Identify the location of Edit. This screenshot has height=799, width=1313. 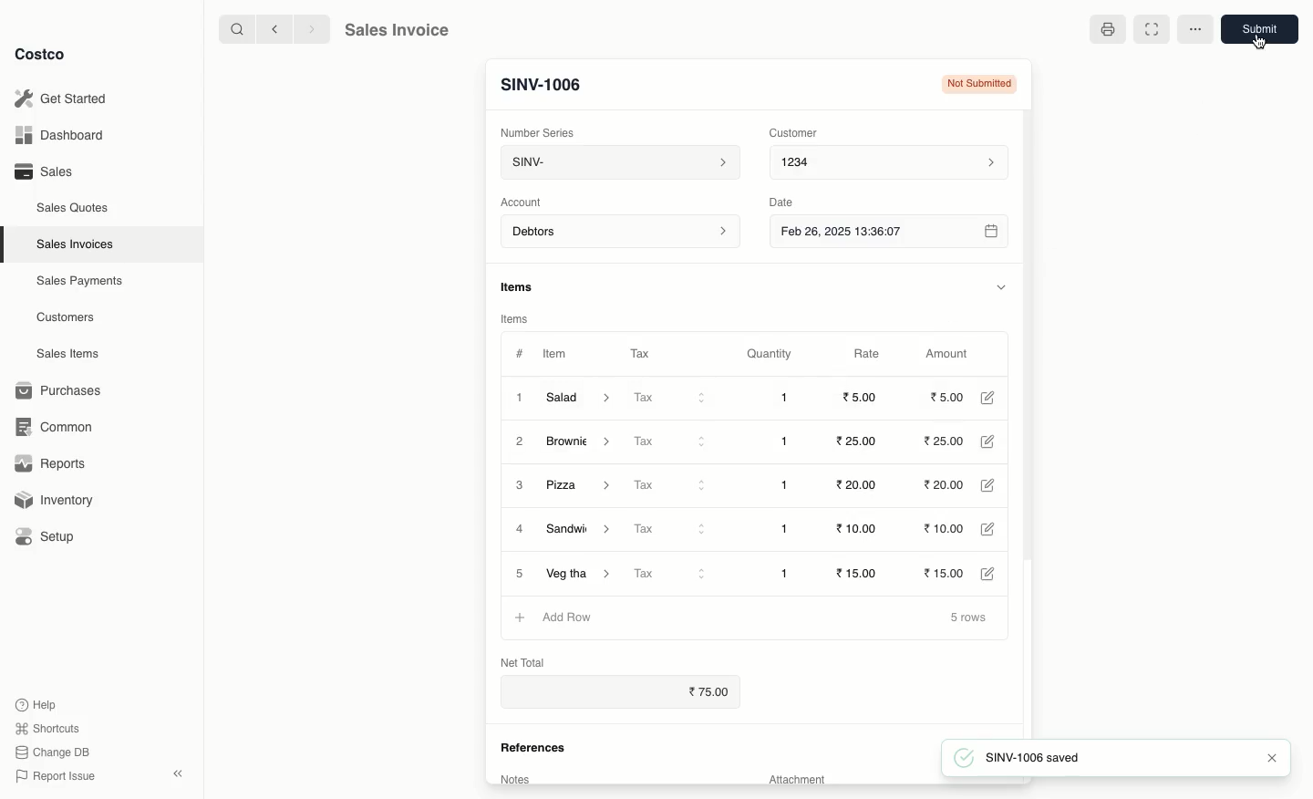
(987, 574).